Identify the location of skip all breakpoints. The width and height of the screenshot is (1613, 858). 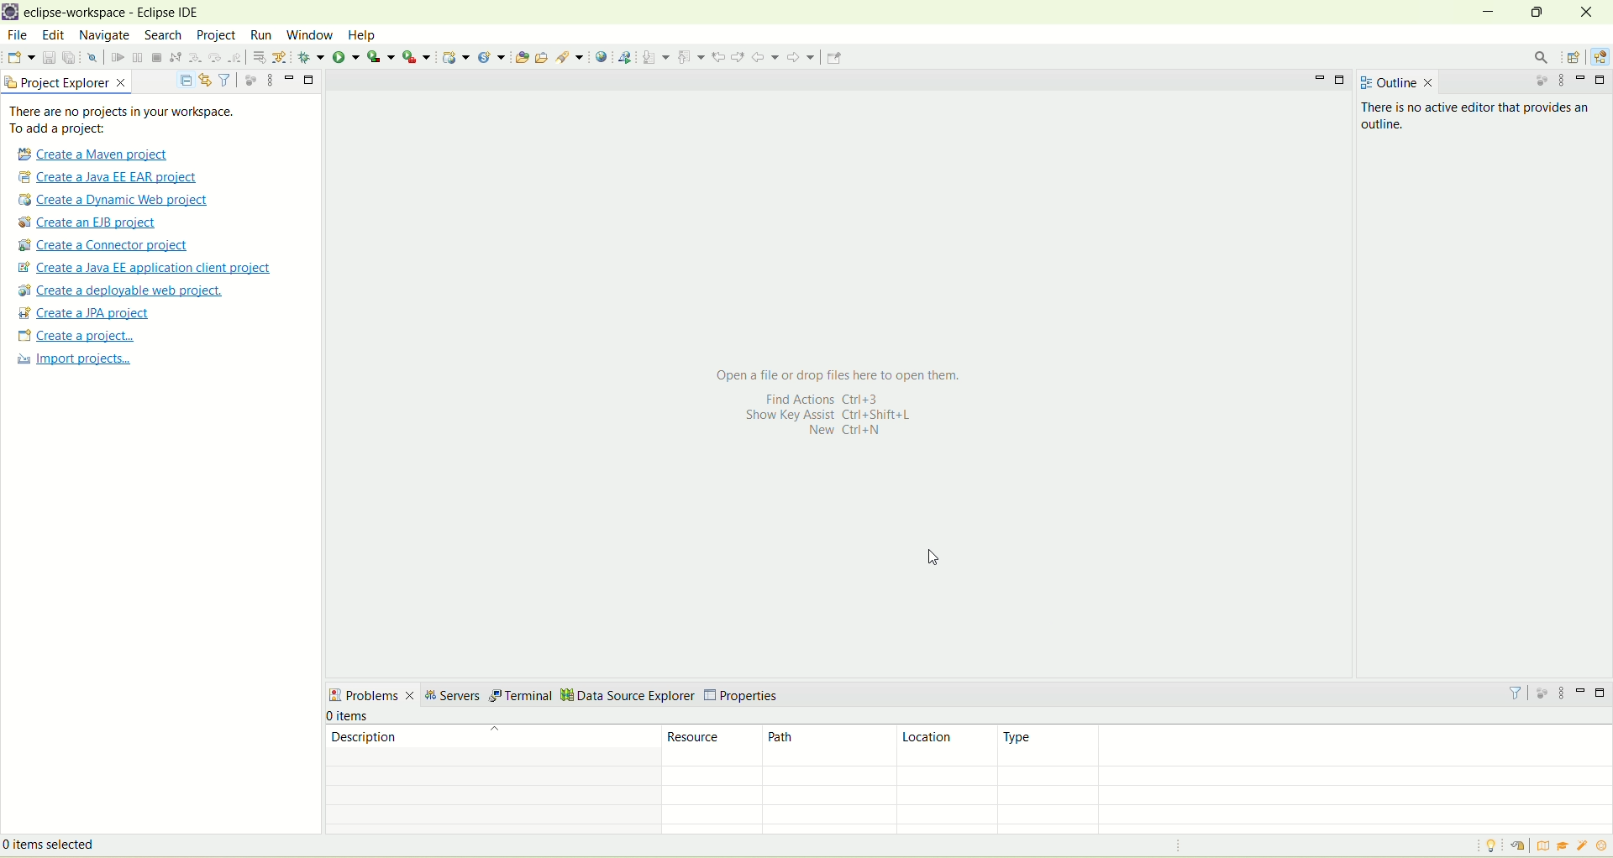
(158, 59).